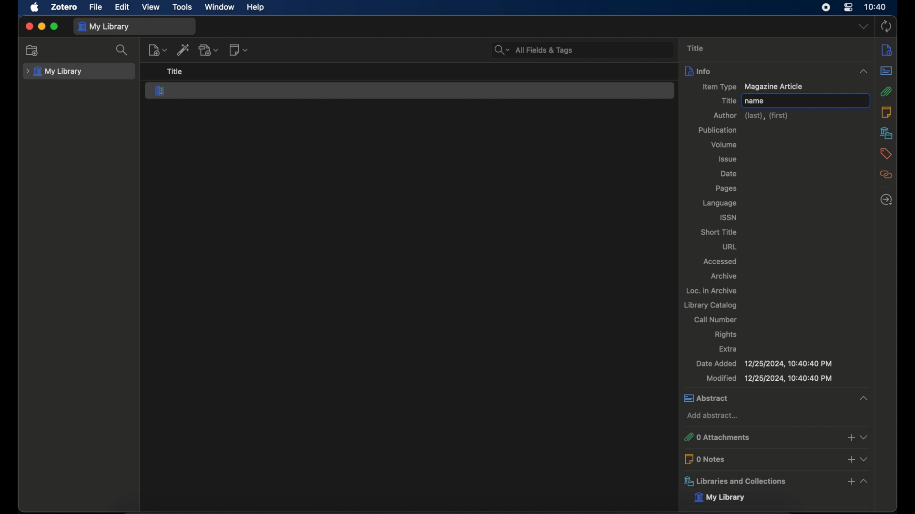  What do you see at coordinates (729, 349) in the screenshot?
I see `extra` at bounding box center [729, 349].